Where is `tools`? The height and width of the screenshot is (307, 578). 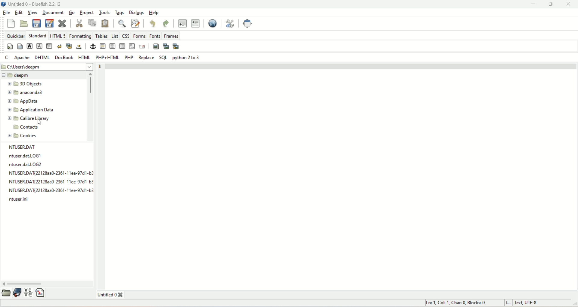 tools is located at coordinates (104, 12).